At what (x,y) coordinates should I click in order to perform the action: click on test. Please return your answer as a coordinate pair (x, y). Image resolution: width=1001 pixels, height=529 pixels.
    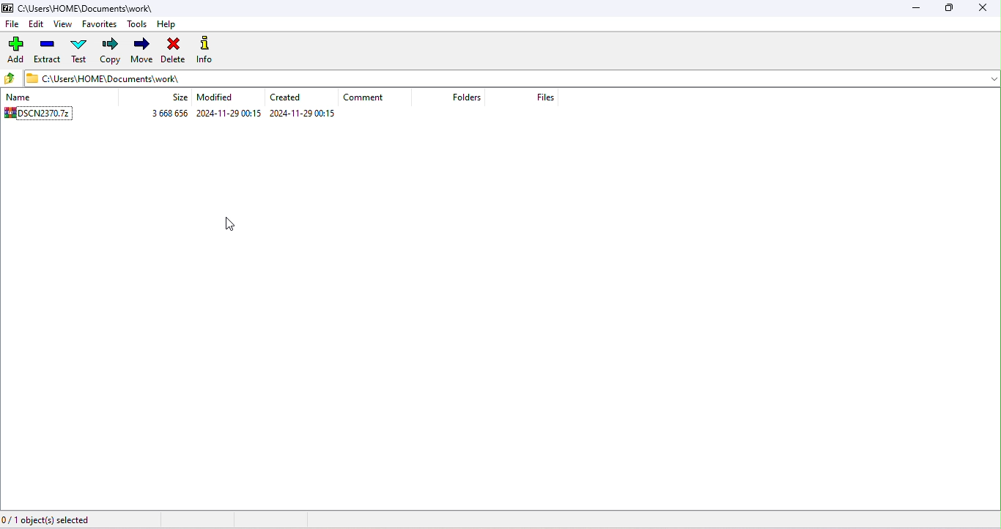
    Looking at the image, I should click on (79, 52).